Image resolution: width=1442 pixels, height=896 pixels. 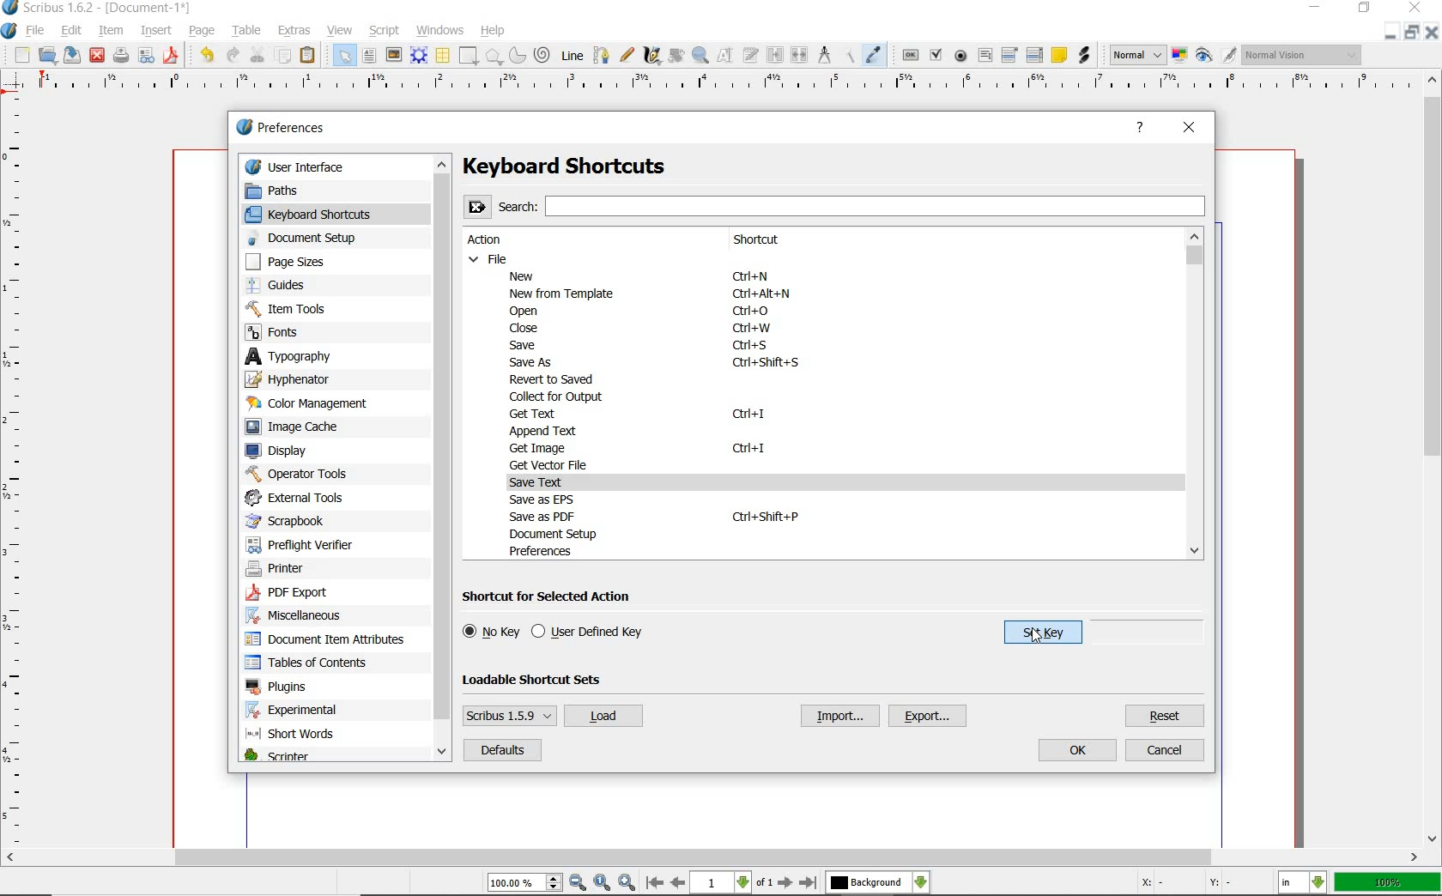 I want to click on table, so click(x=444, y=57).